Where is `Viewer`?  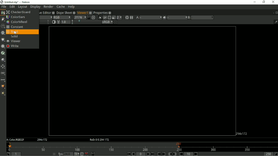
Viewer is located at coordinates (14, 41).